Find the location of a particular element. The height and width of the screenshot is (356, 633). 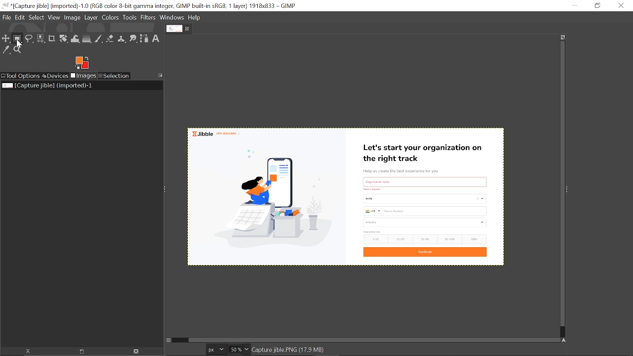

Close tab is located at coordinates (188, 29).